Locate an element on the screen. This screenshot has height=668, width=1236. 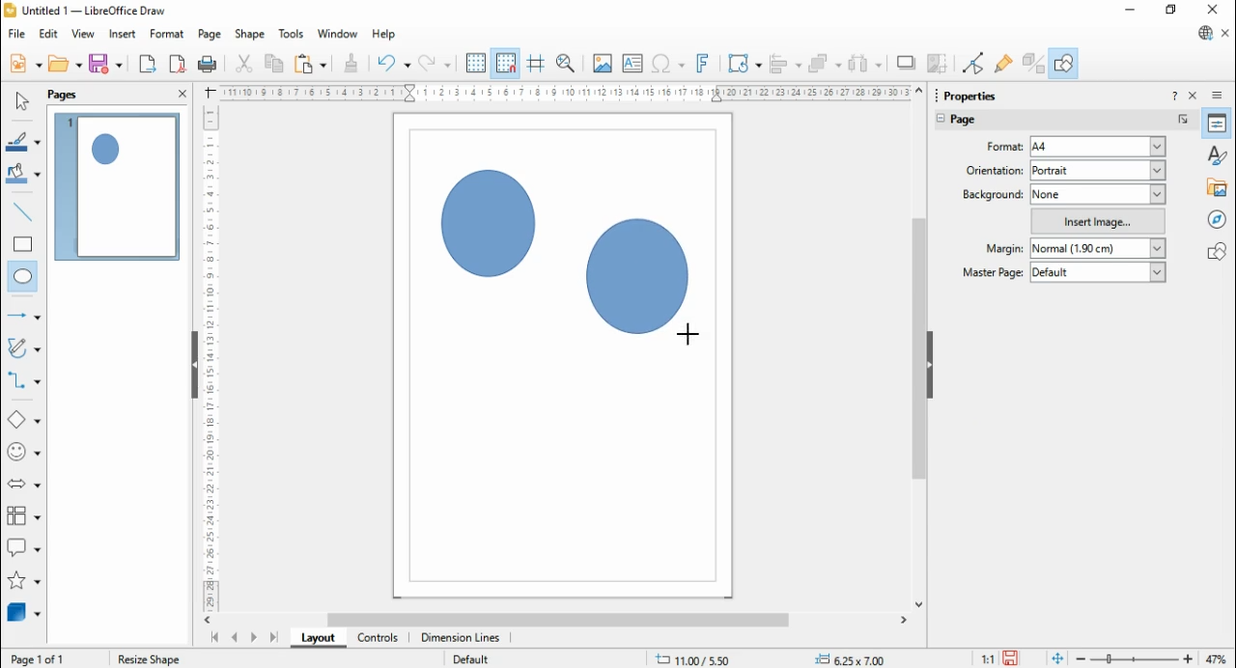
scroll bar is located at coordinates (562, 620).